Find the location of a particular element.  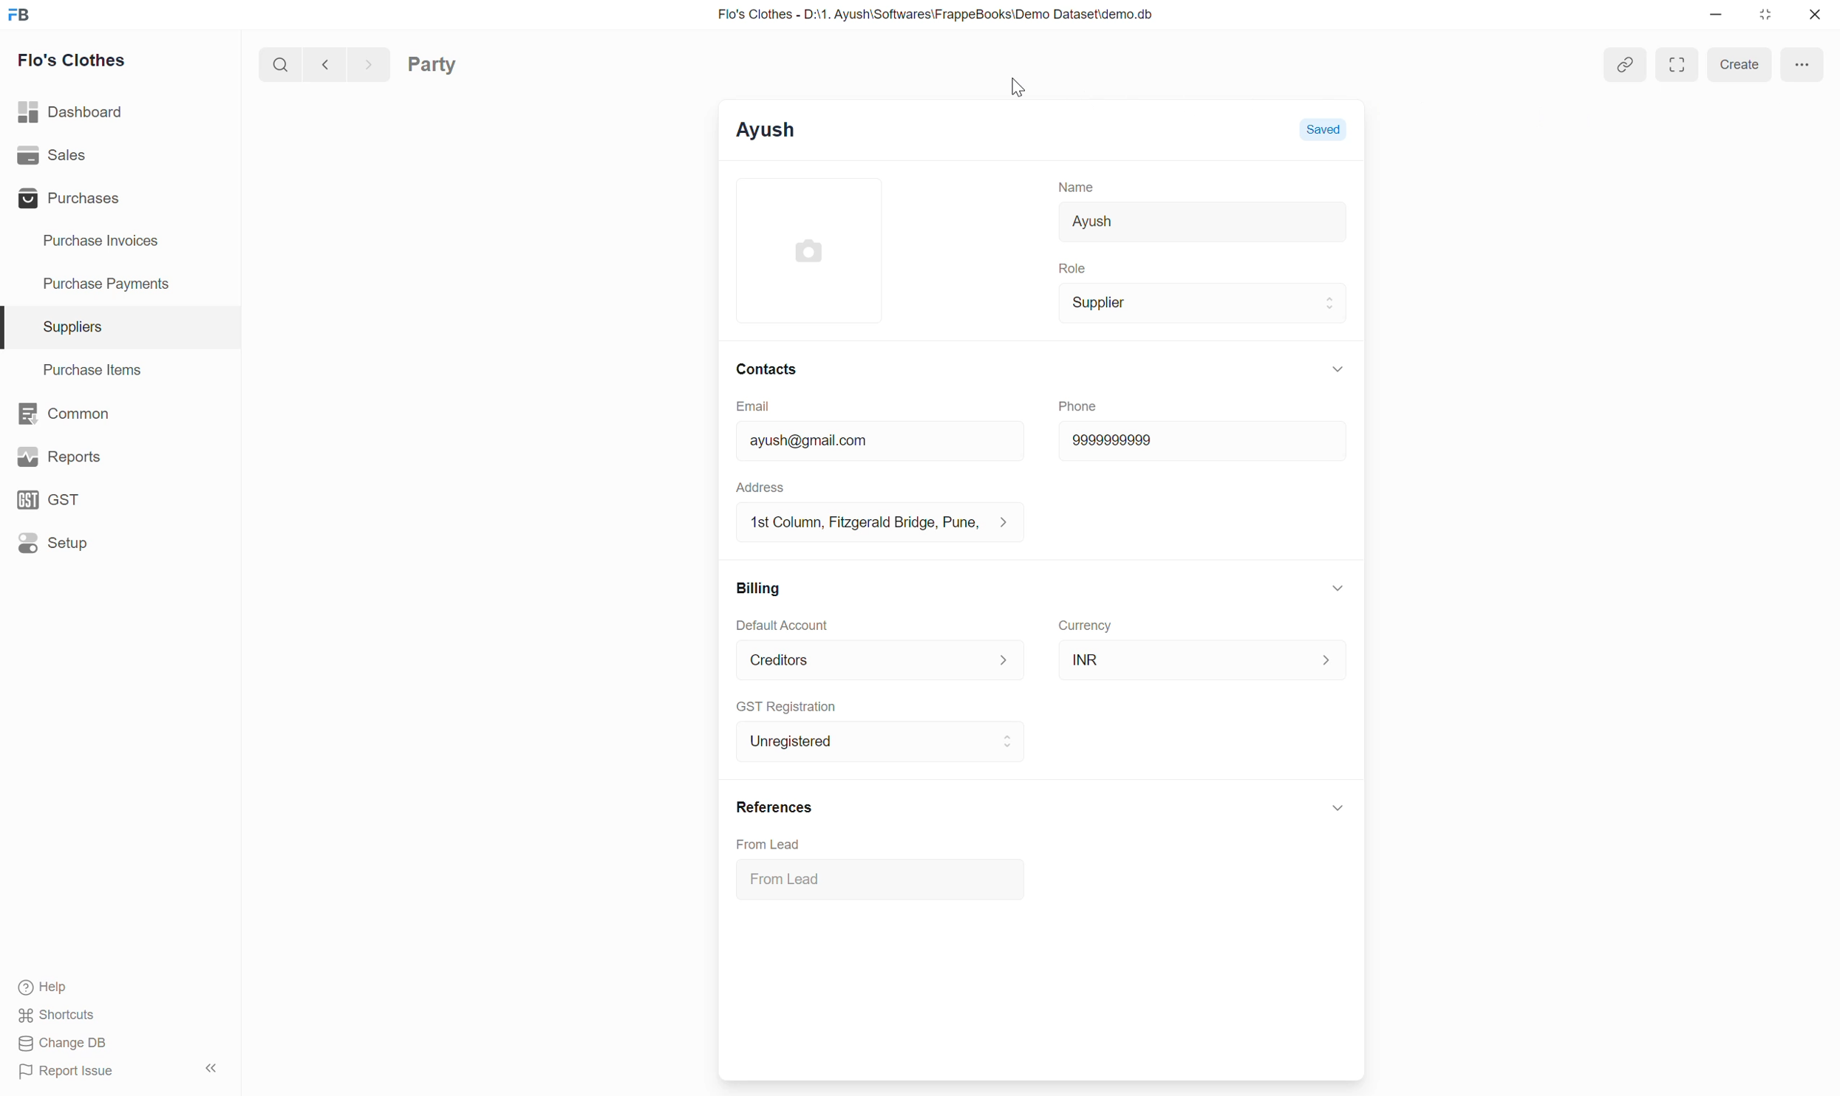

Click to collapse is located at coordinates (1338, 807).